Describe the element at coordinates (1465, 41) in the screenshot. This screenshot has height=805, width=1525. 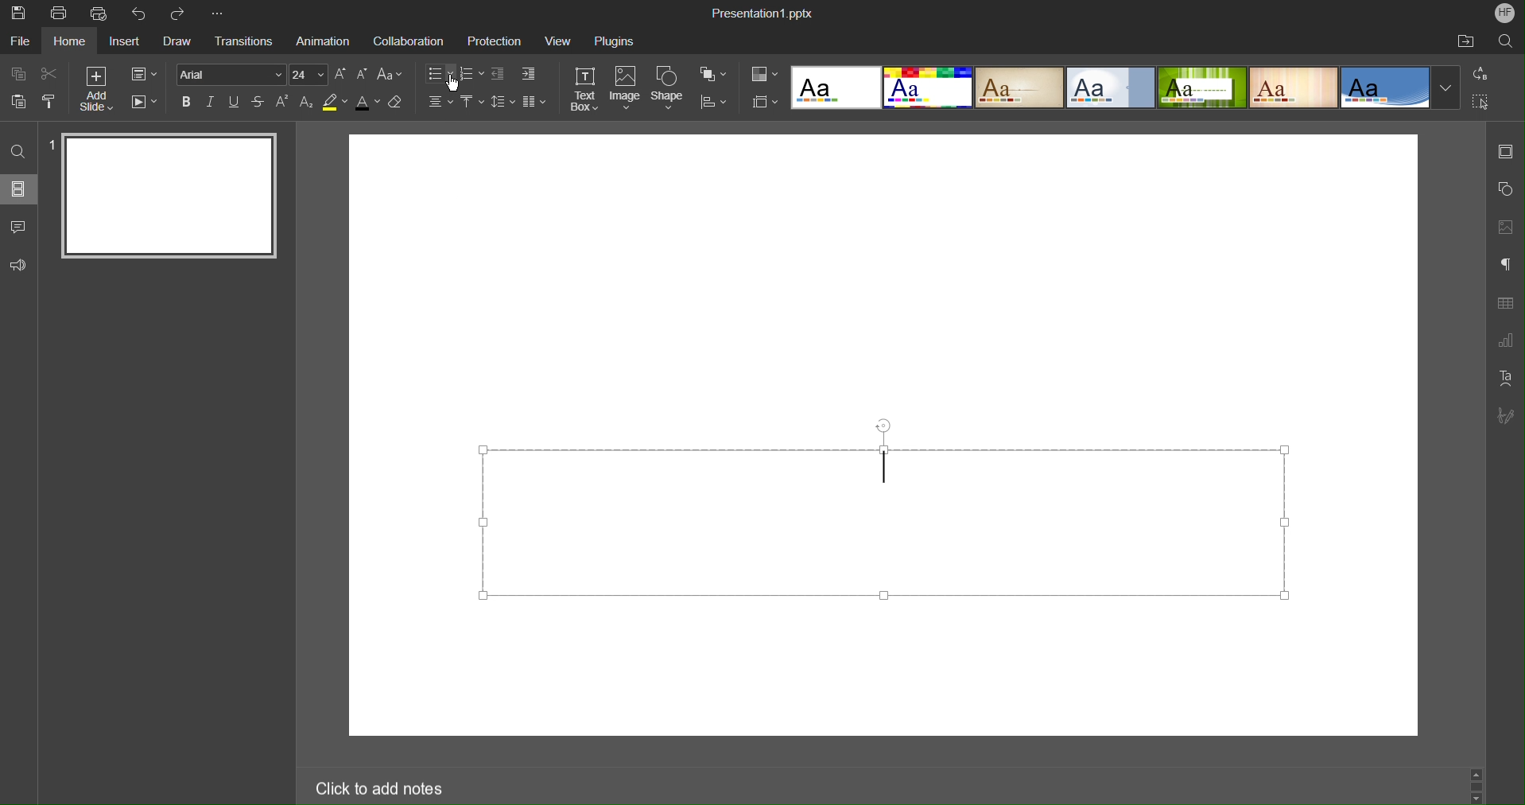
I see `Open File Location` at that location.